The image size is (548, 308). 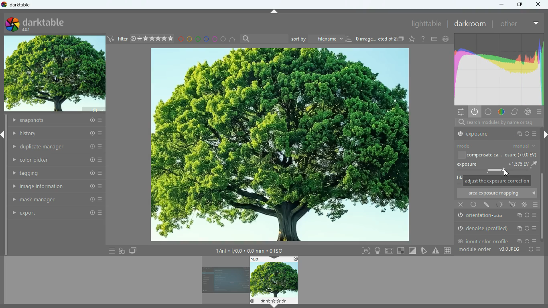 What do you see at coordinates (475, 249) in the screenshot?
I see `module order` at bounding box center [475, 249].